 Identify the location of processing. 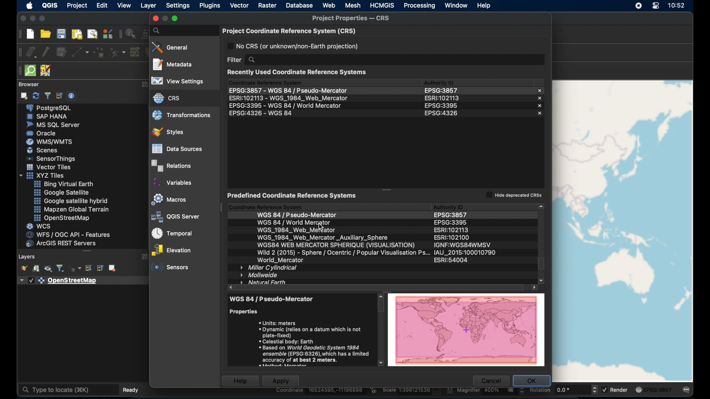
(420, 6).